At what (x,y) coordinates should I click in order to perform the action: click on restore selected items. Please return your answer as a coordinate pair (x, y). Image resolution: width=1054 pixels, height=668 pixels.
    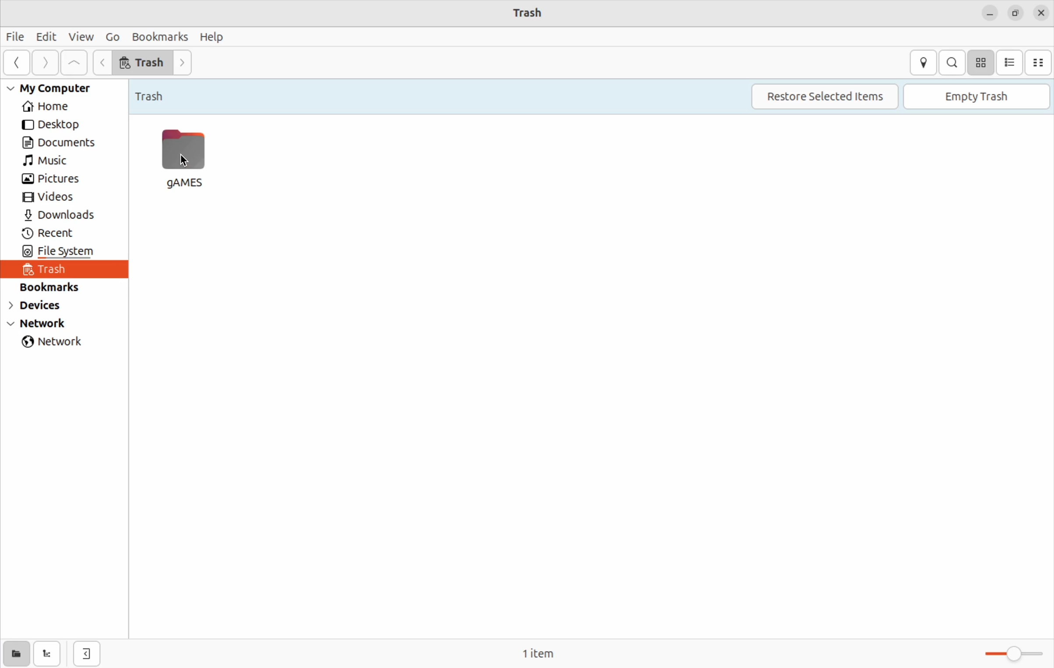
    Looking at the image, I should click on (823, 97).